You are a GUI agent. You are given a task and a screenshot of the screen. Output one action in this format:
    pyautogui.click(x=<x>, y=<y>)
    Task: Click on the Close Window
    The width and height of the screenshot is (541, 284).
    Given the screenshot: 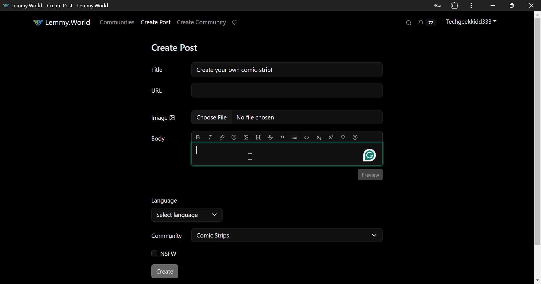 What is the action you would take?
    pyautogui.click(x=532, y=5)
    